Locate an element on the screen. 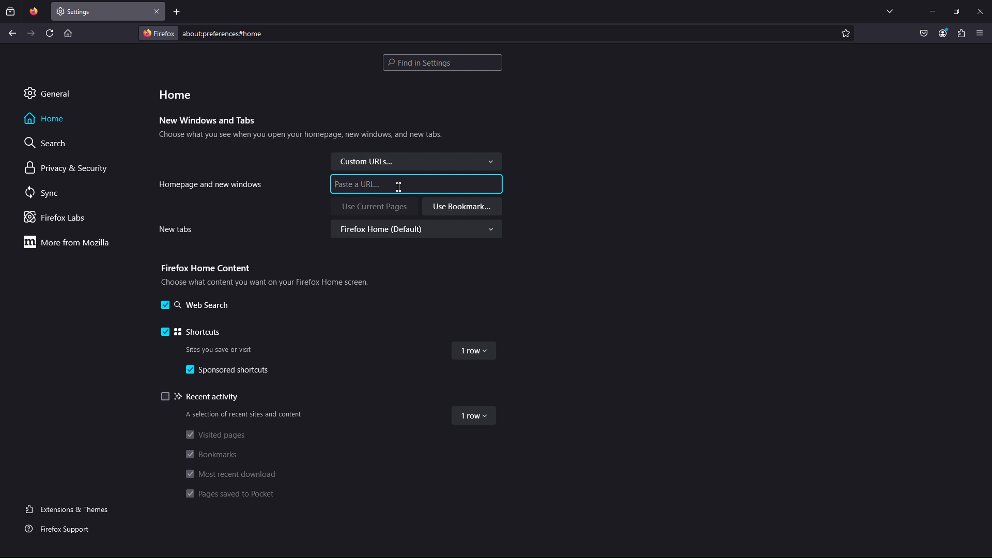  Past browsing is located at coordinates (10, 11).